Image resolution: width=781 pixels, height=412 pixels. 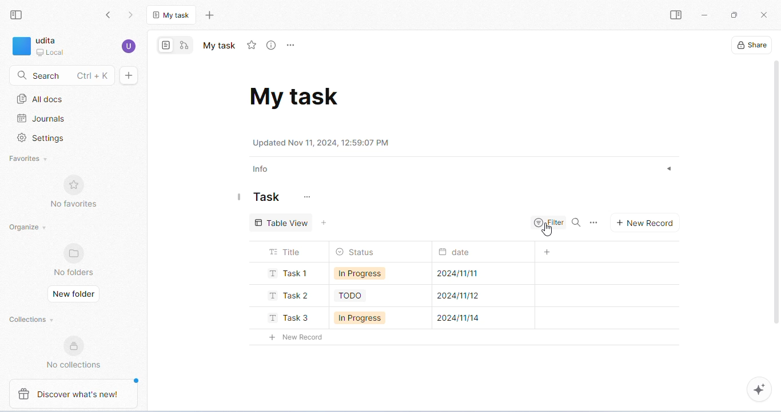 What do you see at coordinates (293, 337) in the screenshot?
I see `new record` at bounding box center [293, 337].